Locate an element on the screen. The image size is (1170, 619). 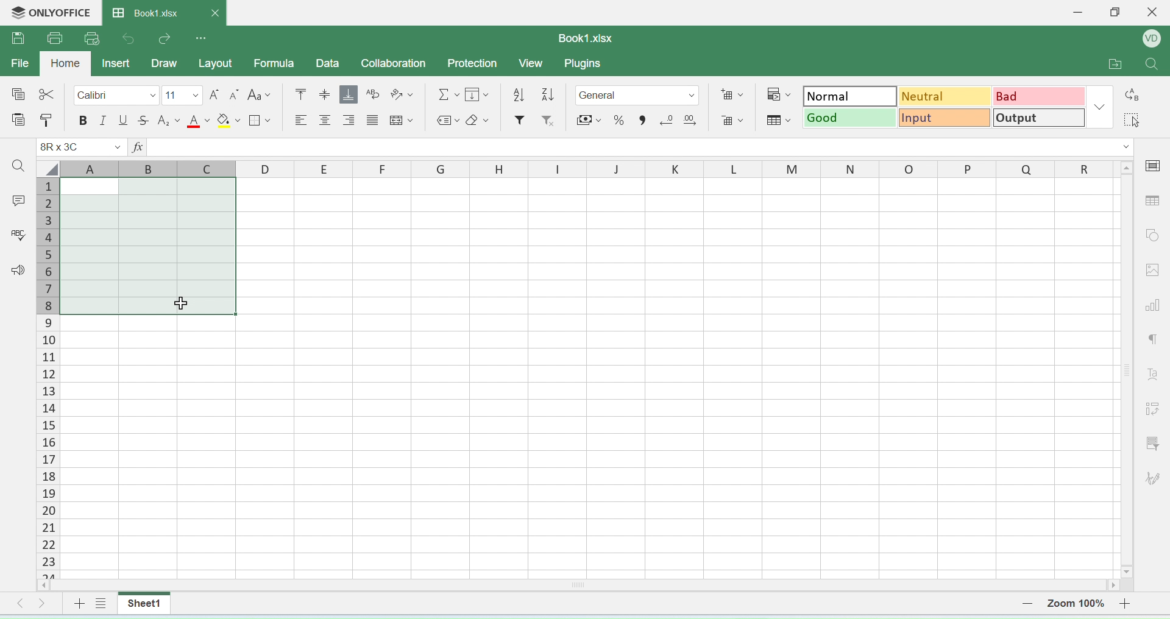
filter is located at coordinates (1155, 444).